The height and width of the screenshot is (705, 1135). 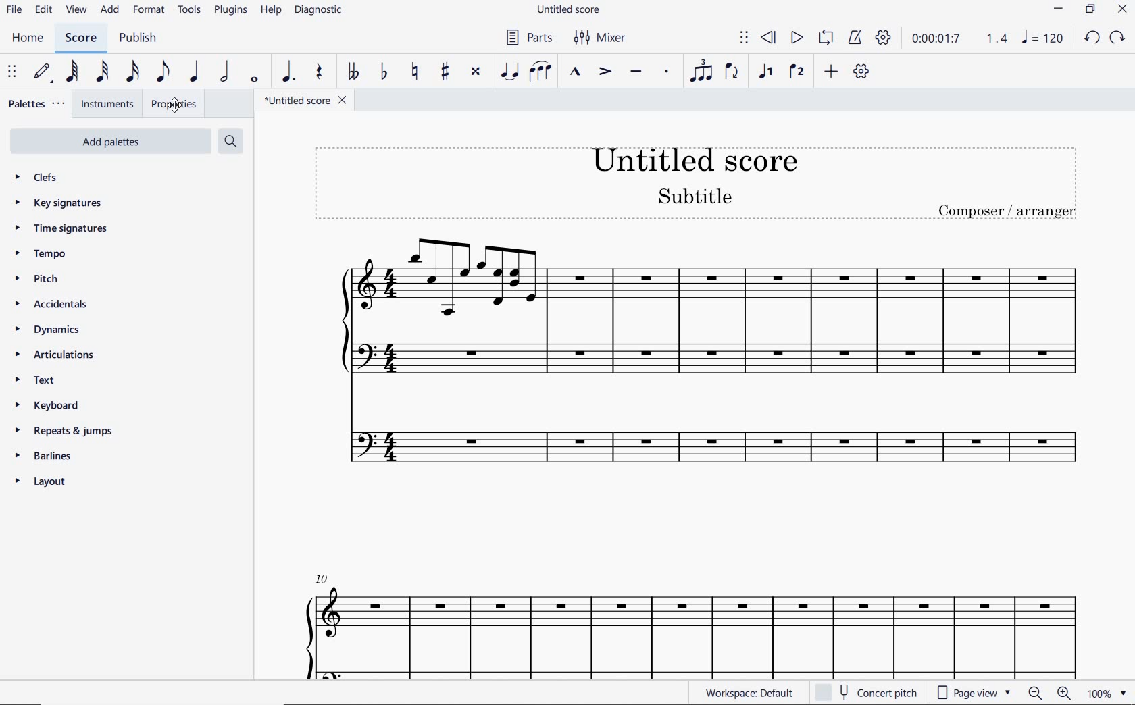 I want to click on MINIMIZE, so click(x=1058, y=9).